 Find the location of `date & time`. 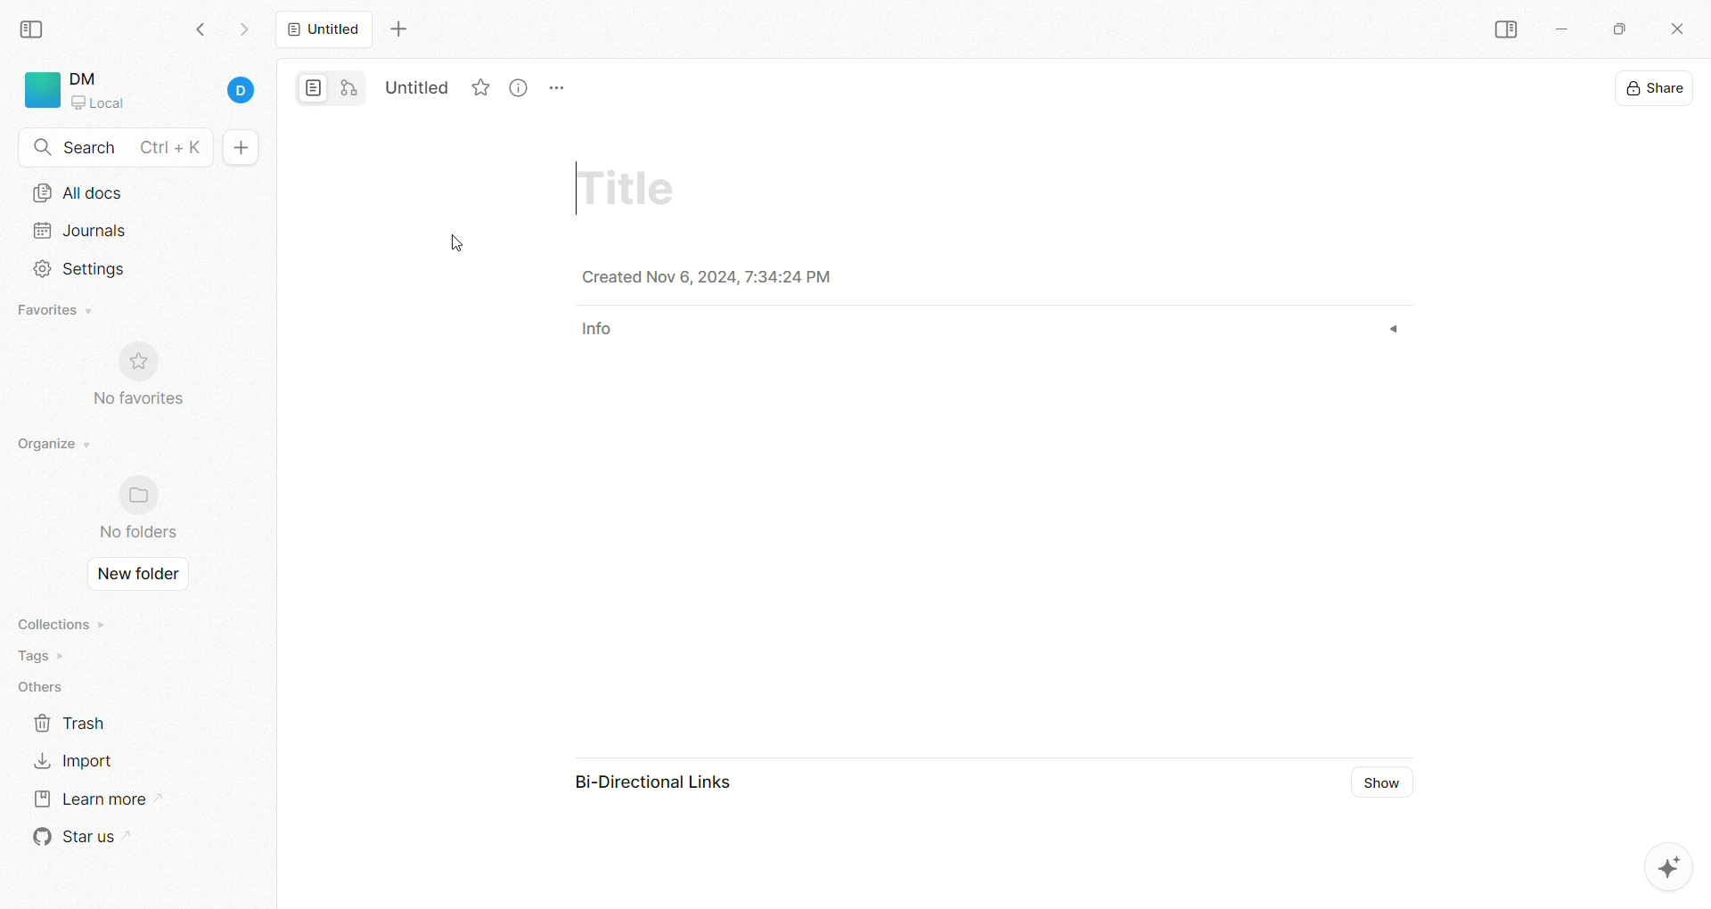

date & time is located at coordinates (731, 277).